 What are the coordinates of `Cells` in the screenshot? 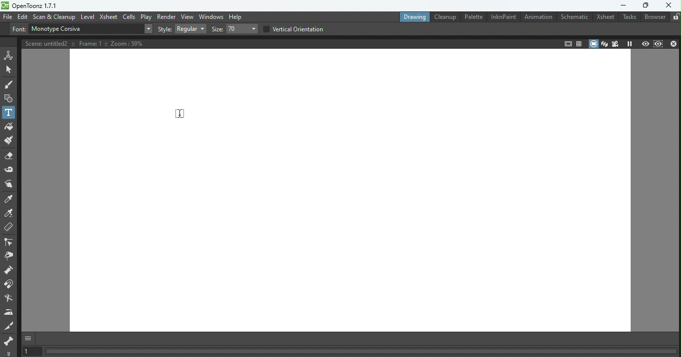 It's located at (130, 16).